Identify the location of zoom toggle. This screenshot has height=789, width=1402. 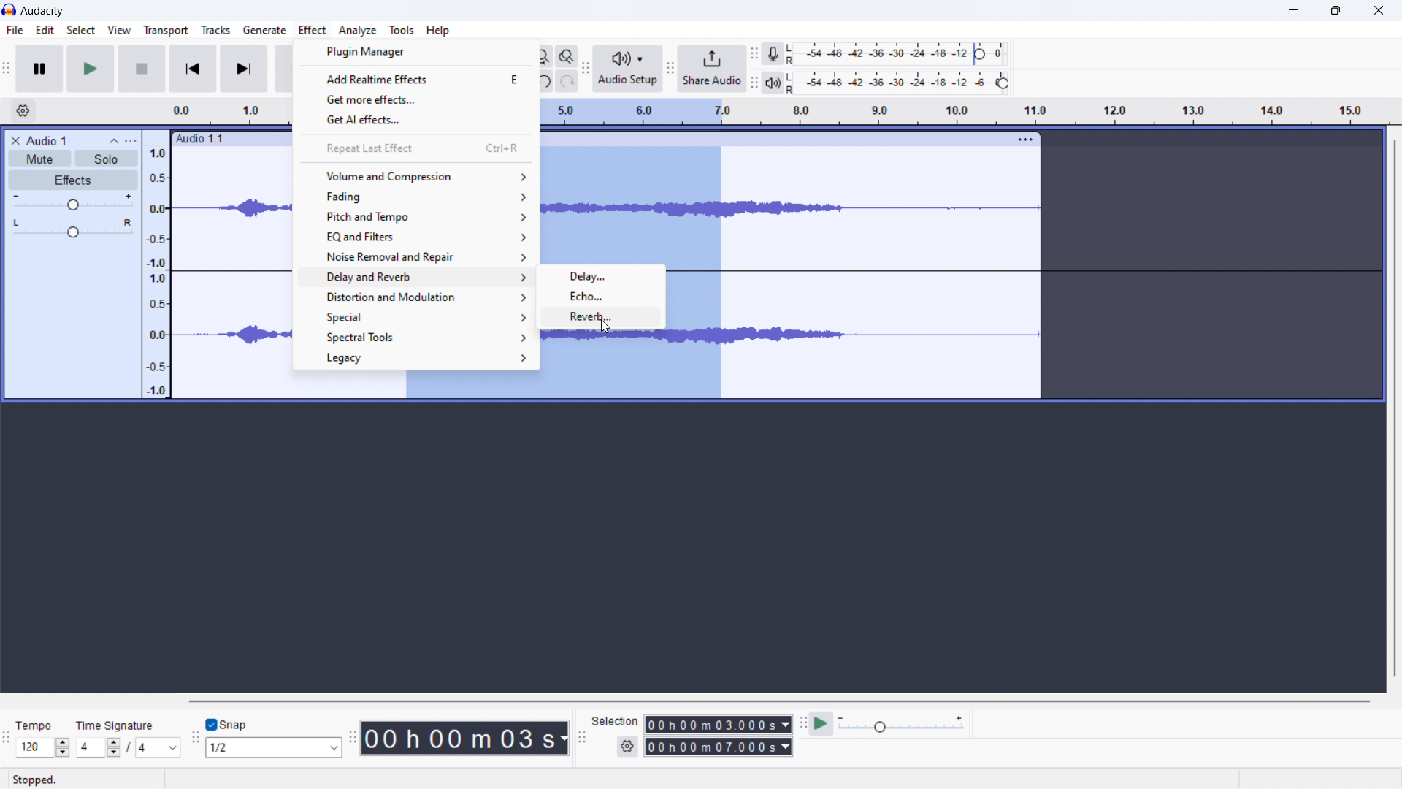
(567, 56).